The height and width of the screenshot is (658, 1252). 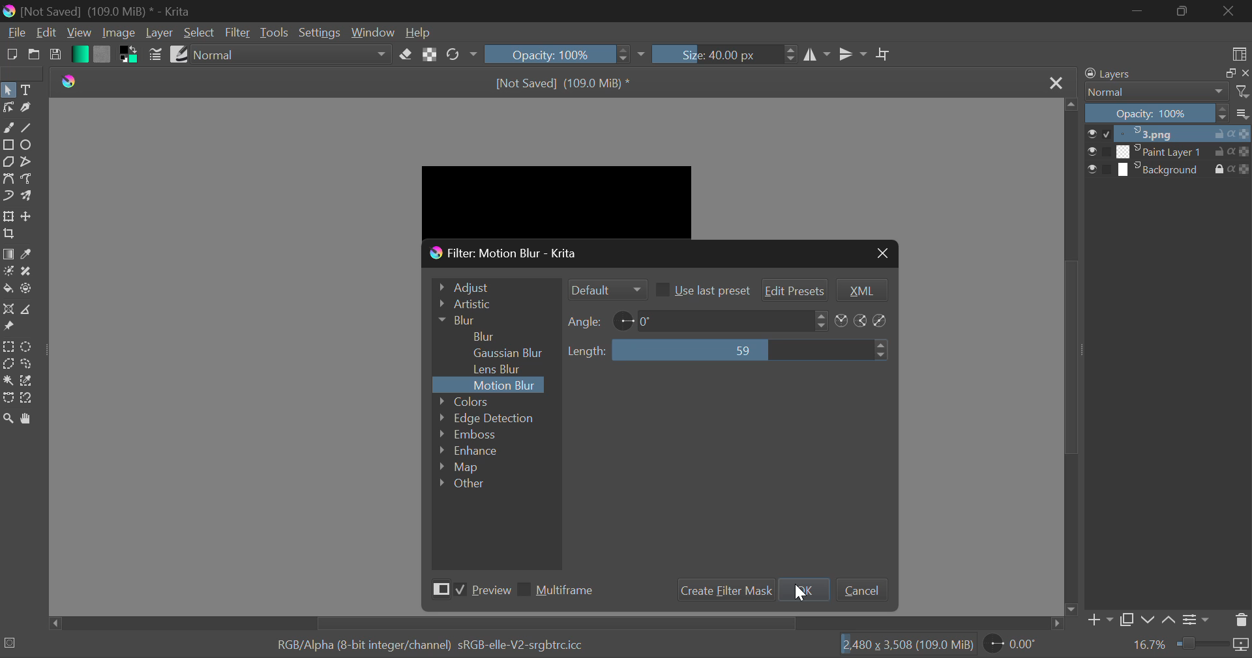 What do you see at coordinates (8, 162) in the screenshot?
I see `Polygons` at bounding box center [8, 162].